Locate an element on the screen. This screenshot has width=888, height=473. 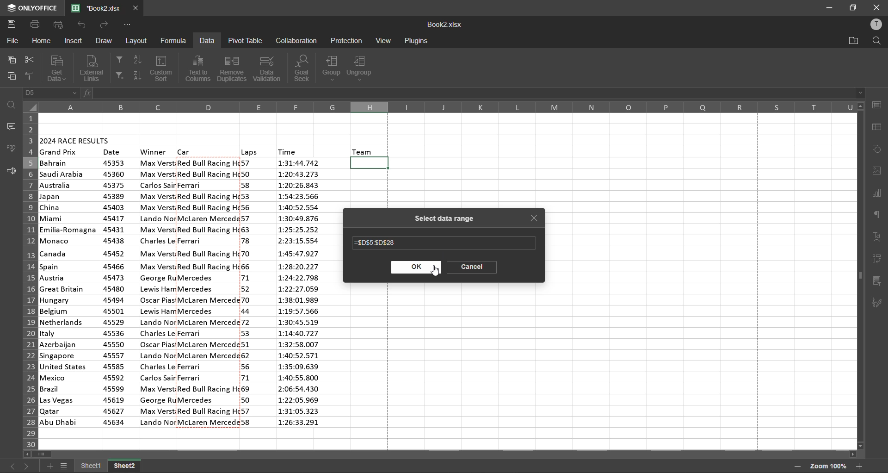
get data is located at coordinates (56, 68).